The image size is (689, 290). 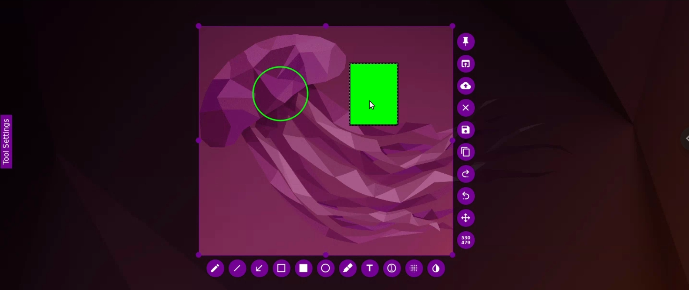 I want to click on rectangle, so click(x=303, y=267).